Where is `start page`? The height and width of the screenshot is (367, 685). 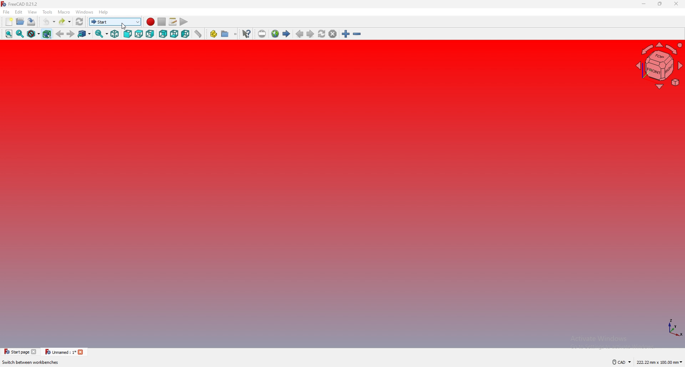 start page is located at coordinates (286, 33).